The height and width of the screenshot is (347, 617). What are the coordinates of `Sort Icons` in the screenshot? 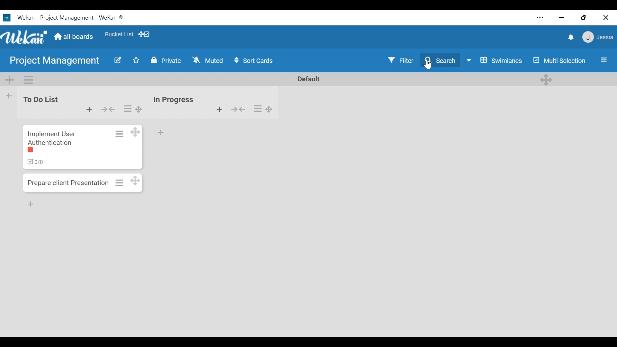 It's located at (255, 61).